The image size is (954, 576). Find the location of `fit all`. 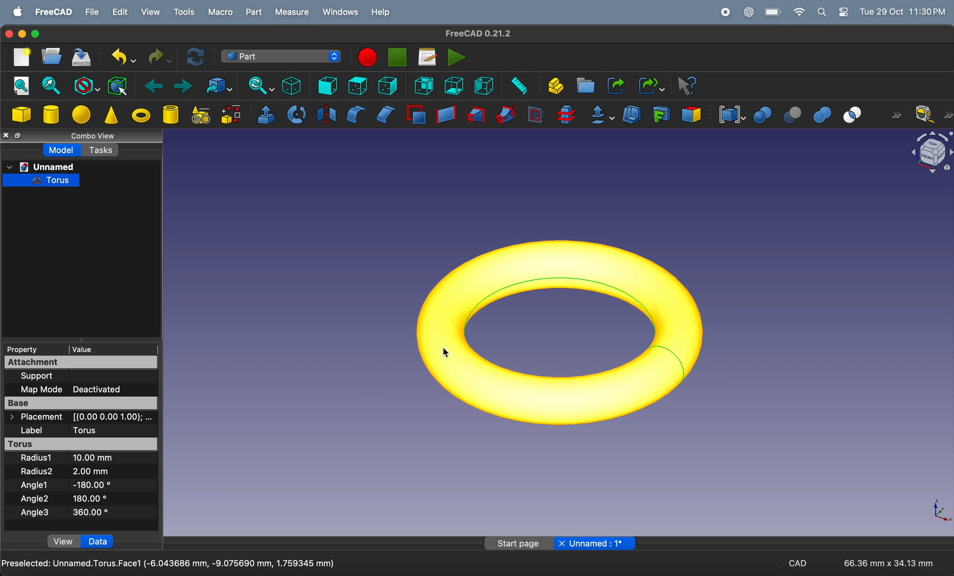

fit all is located at coordinates (21, 85).